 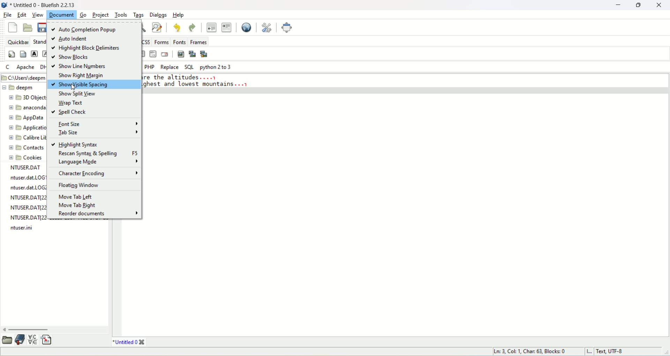 What do you see at coordinates (37, 15) in the screenshot?
I see `view` at bounding box center [37, 15].